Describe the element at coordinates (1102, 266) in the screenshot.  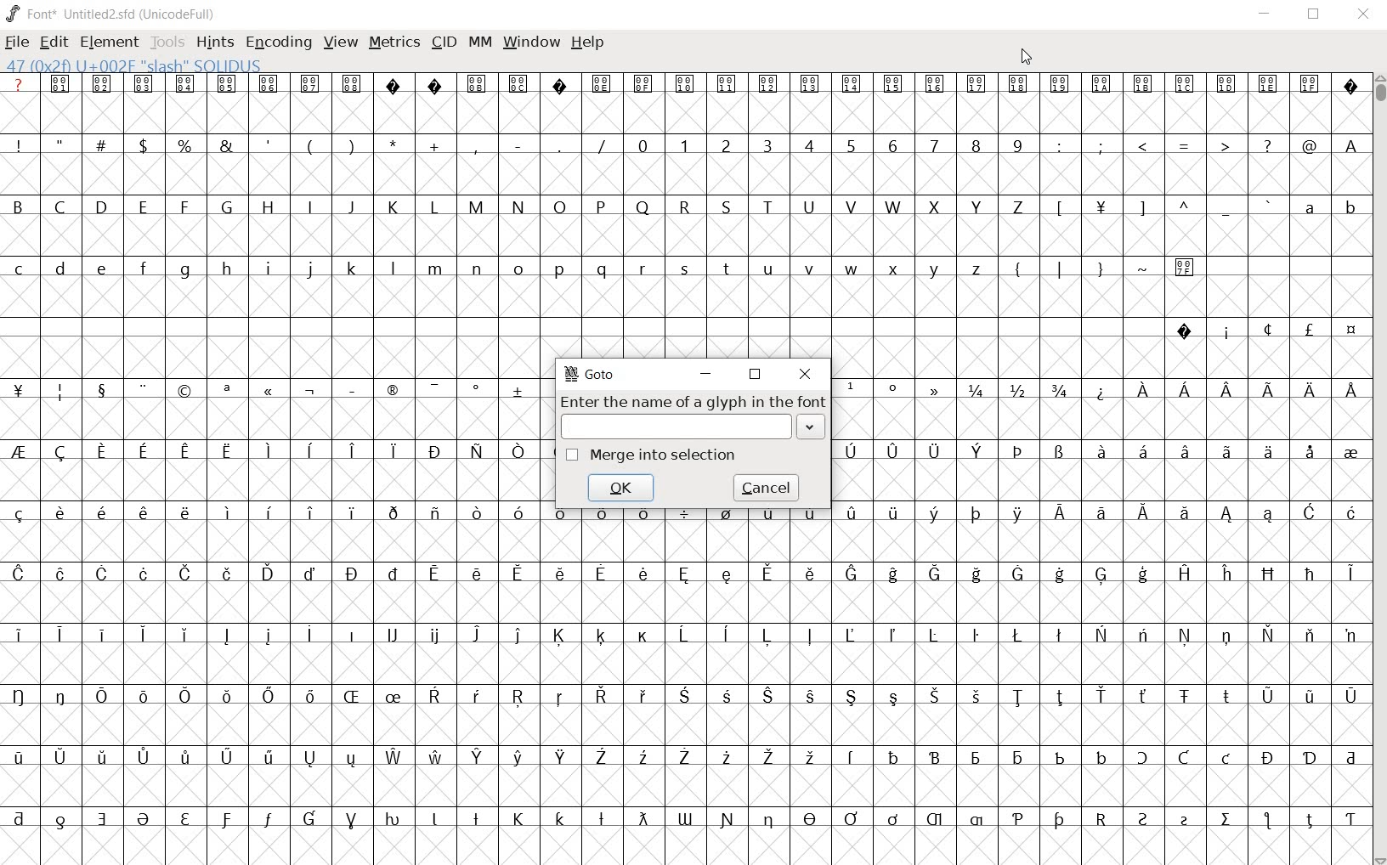
I see `symbols` at that location.